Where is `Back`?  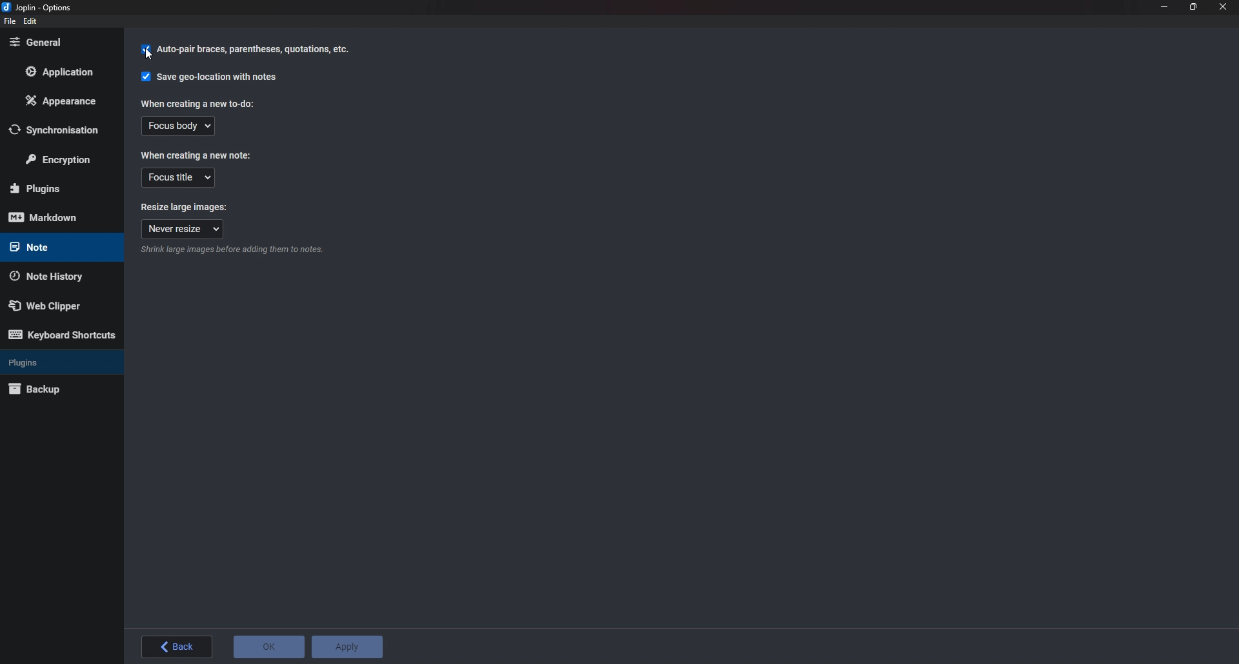
Back is located at coordinates (177, 647).